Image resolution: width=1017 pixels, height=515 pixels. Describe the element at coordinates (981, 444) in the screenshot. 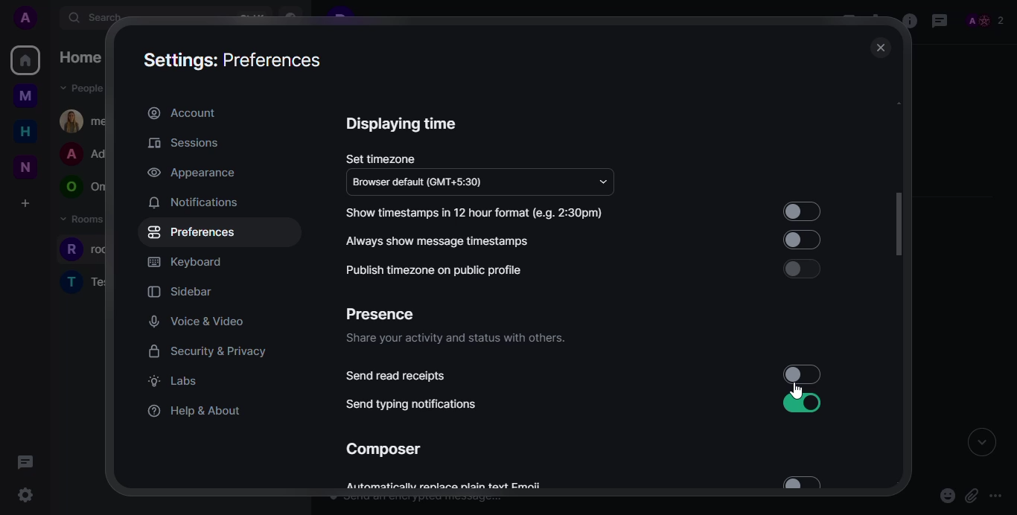

I see `expand` at that location.